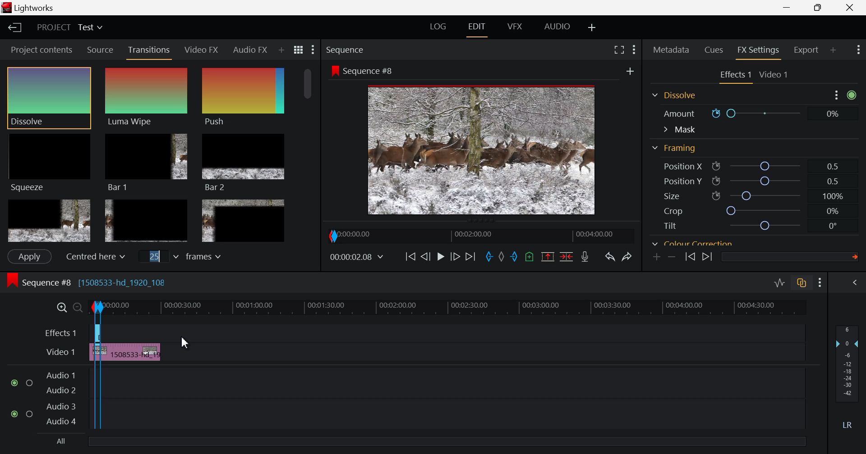  I want to click on Lightworks, so click(32, 8).